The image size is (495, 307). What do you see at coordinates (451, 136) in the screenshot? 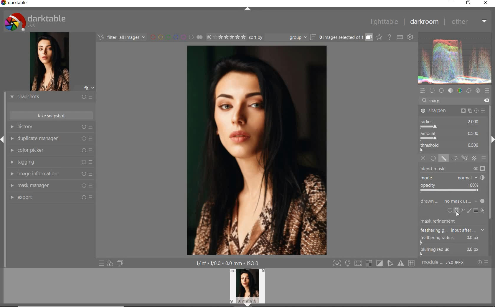
I see `amount` at bounding box center [451, 136].